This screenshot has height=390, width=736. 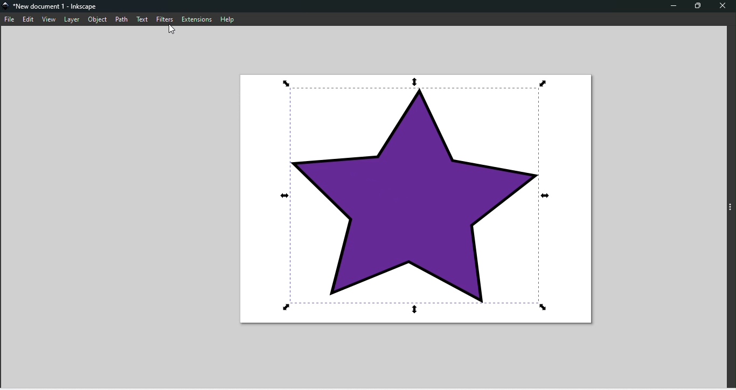 I want to click on Filters, so click(x=166, y=20).